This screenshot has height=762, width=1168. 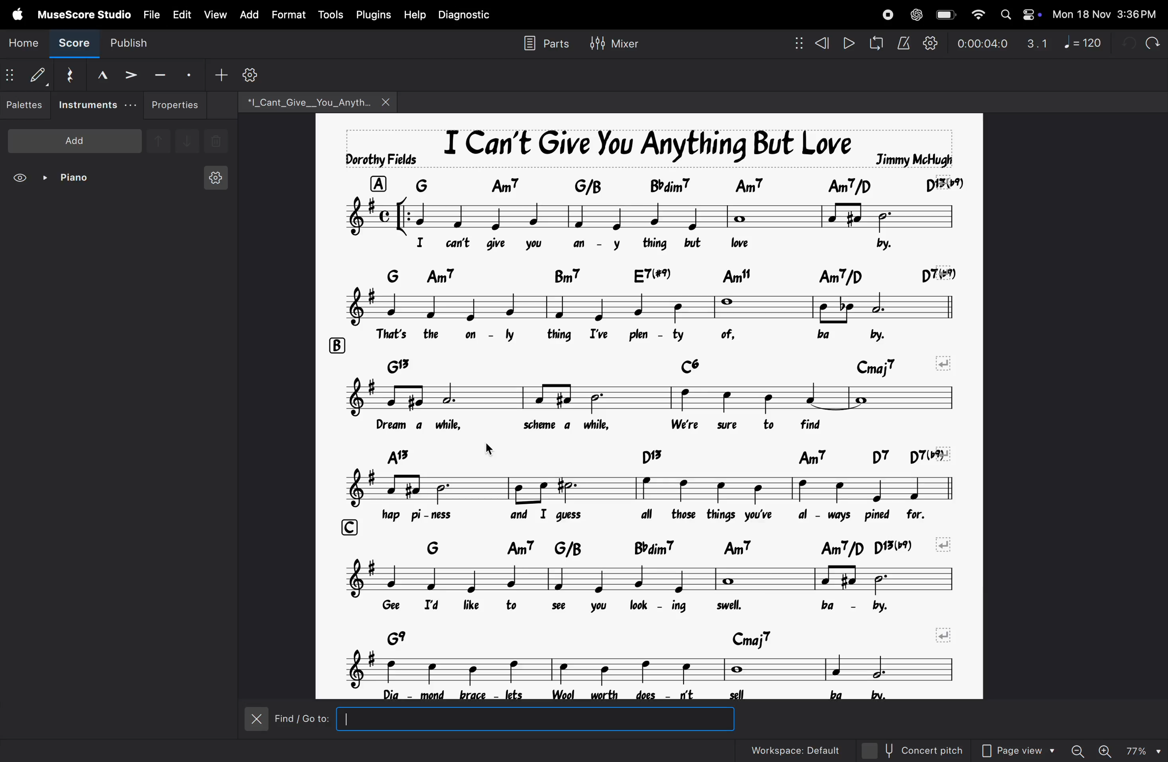 What do you see at coordinates (544, 43) in the screenshot?
I see `parts` at bounding box center [544, 43].